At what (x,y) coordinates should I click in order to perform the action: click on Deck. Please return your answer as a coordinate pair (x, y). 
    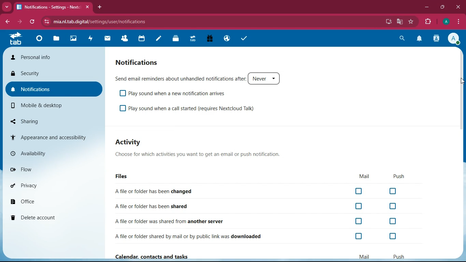
    Looking at the image, I should click on (176, 39).